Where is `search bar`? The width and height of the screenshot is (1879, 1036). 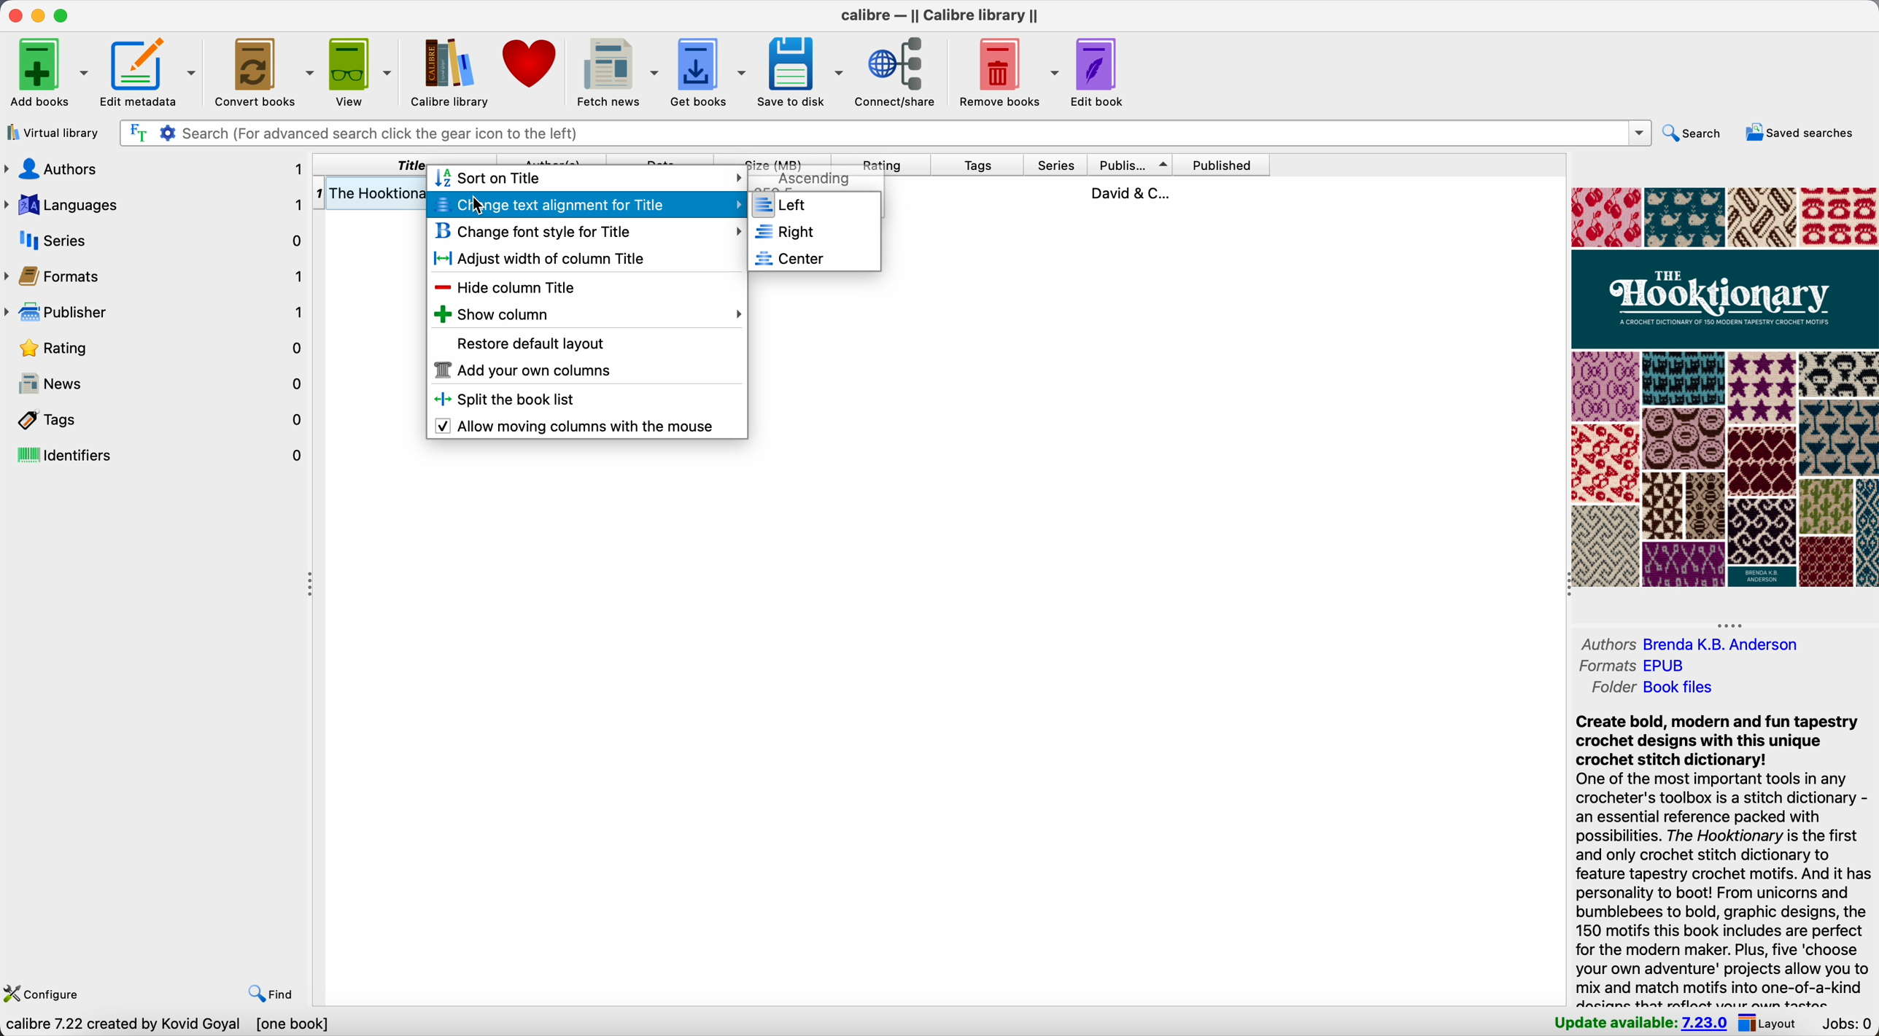
search bar is located at coordinates (879, 133).